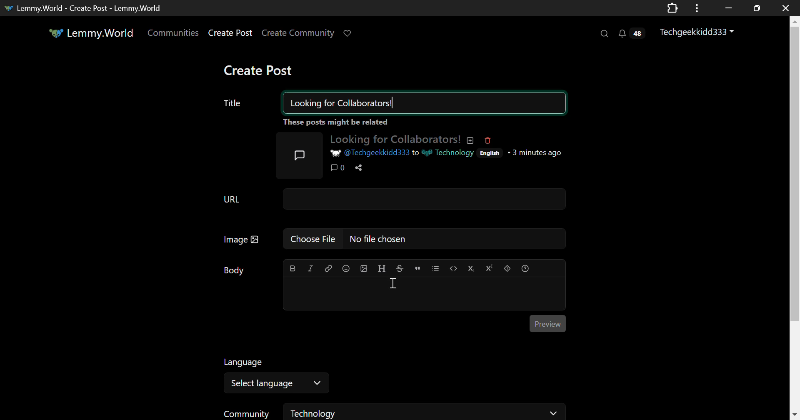  What do you see at coordinates (449, 153) in the screenshot?
I see `Technology` at bounding box center [449, 153].